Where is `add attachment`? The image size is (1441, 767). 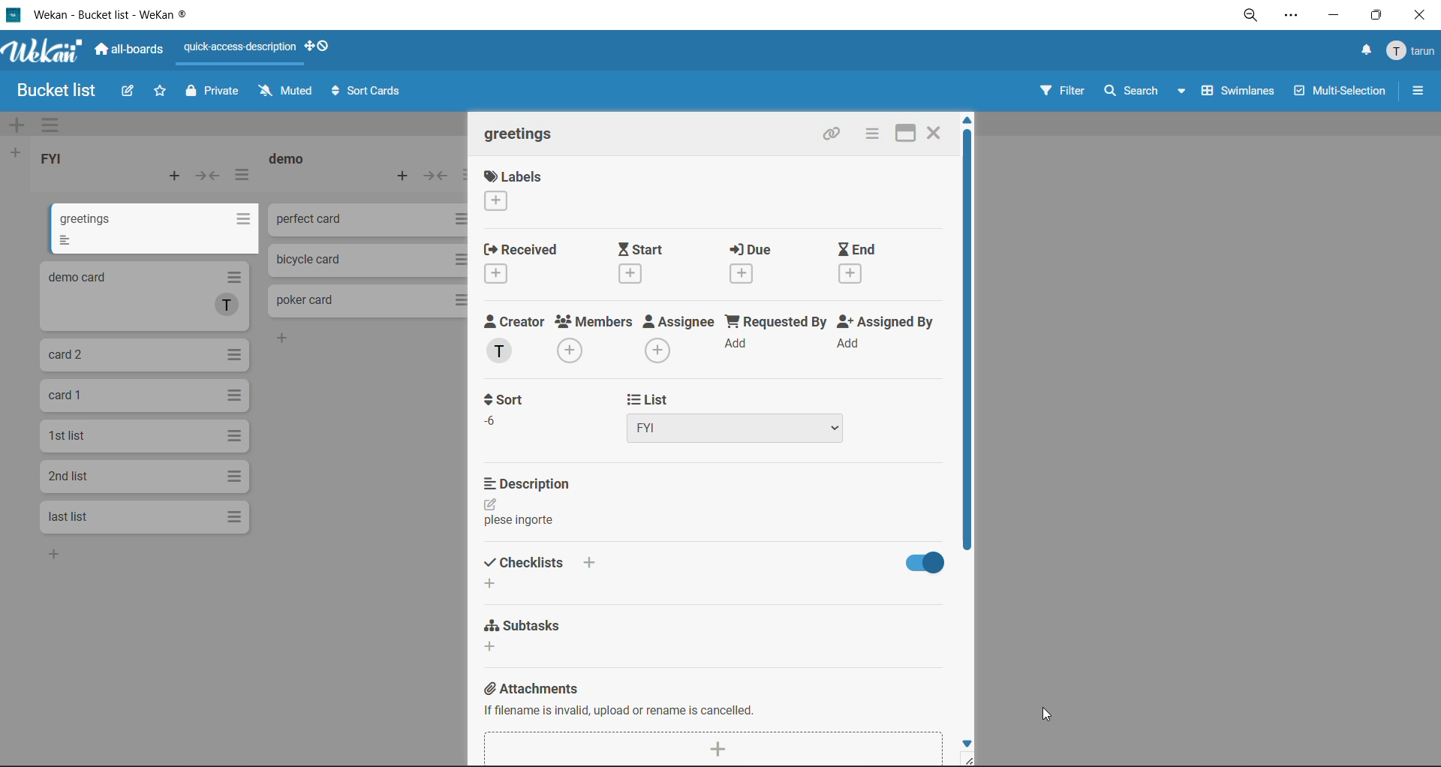 add attachment is located at coordinates (717, 746).